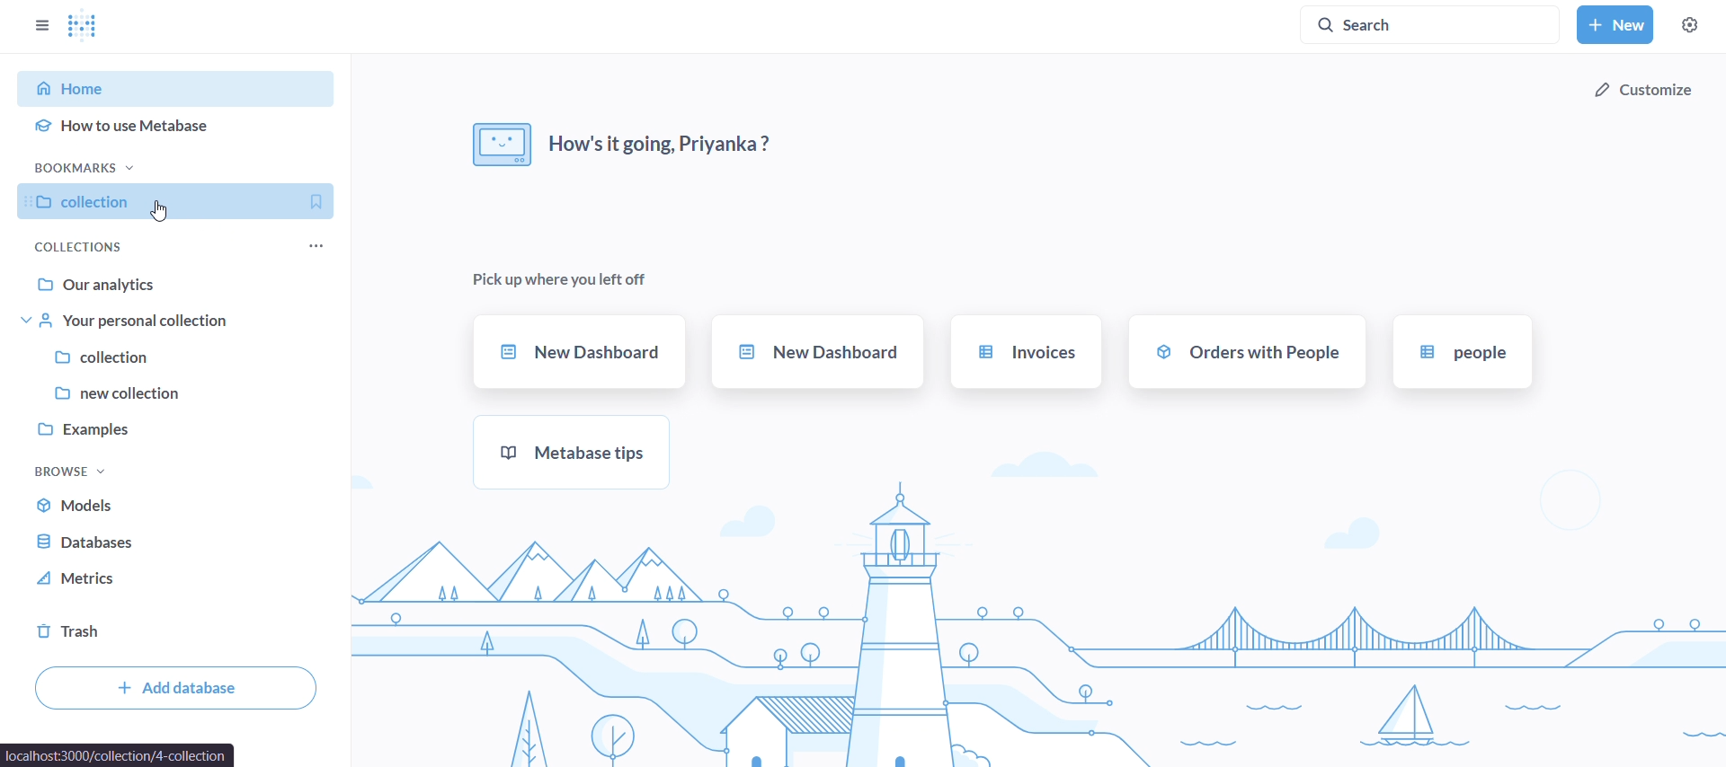 The width and height of the screenshot is (1726, 767). I want to click on how to use metabase, so click(178, 129).